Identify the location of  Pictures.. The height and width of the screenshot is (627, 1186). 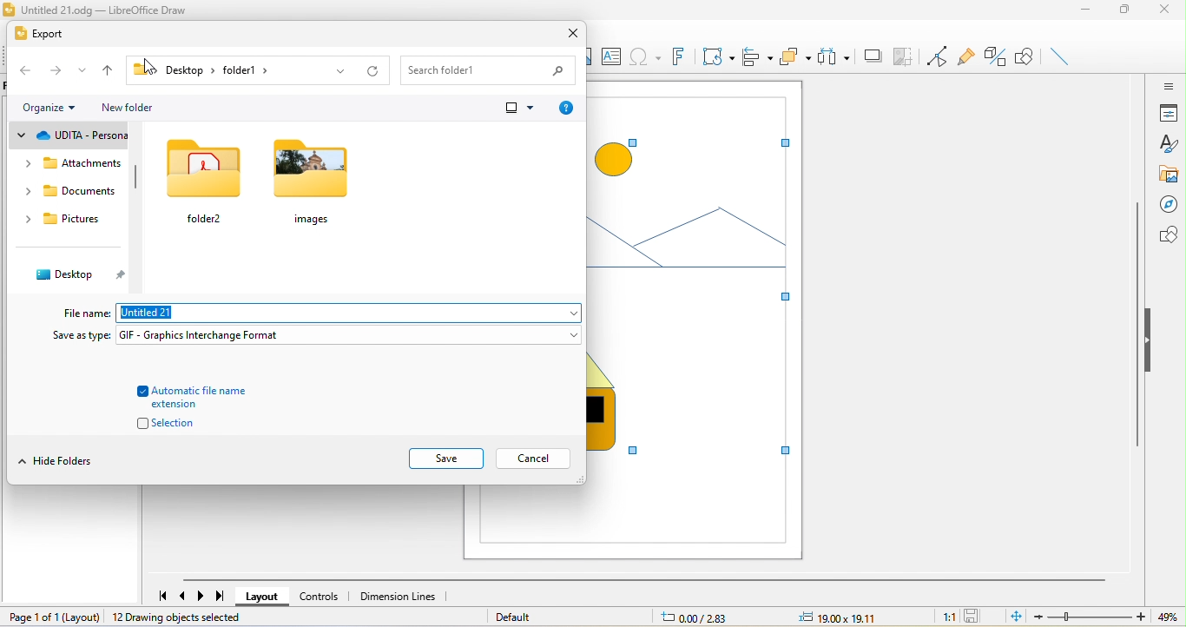
(68, 219).